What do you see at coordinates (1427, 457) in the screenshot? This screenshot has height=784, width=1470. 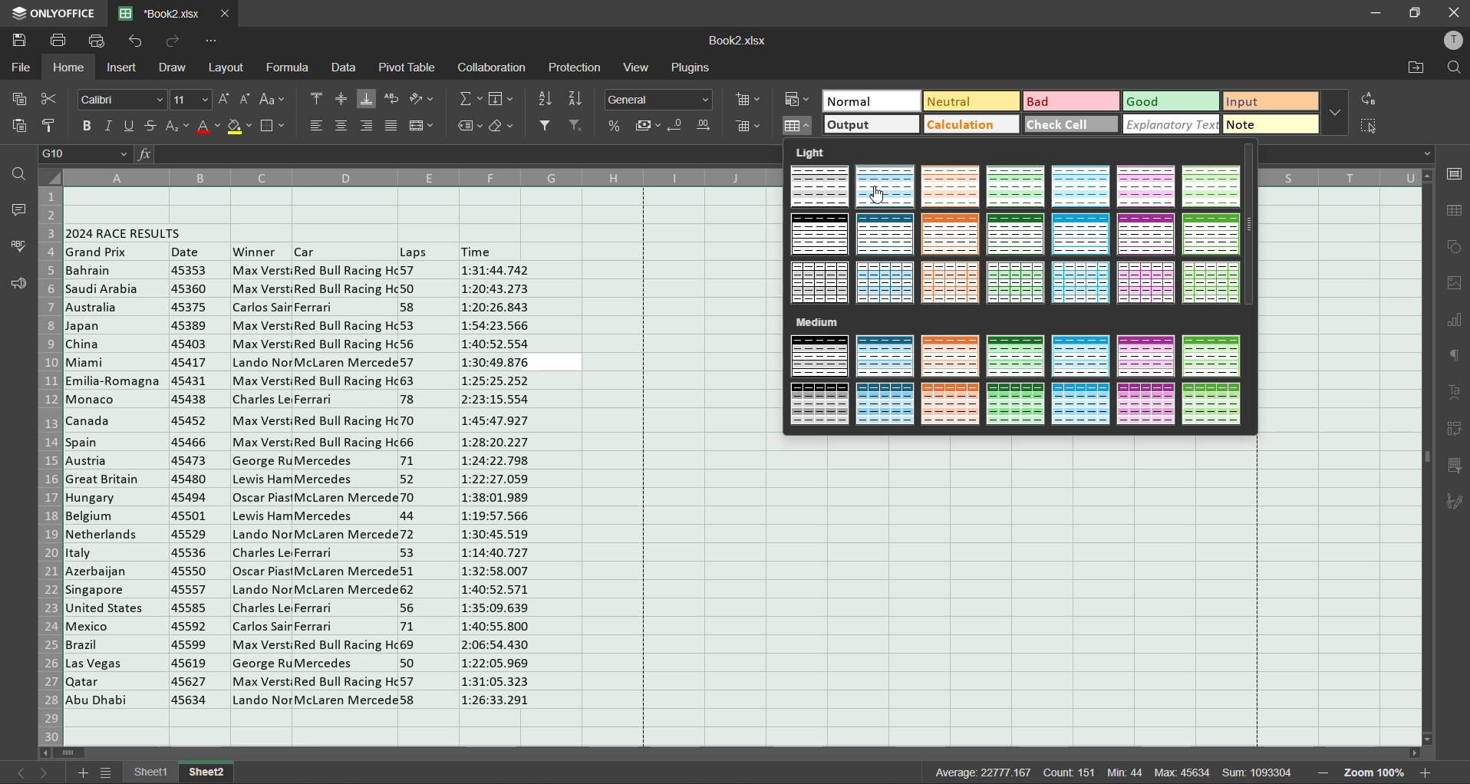 I see `scrollbar` at bounding box center [1427, 457].